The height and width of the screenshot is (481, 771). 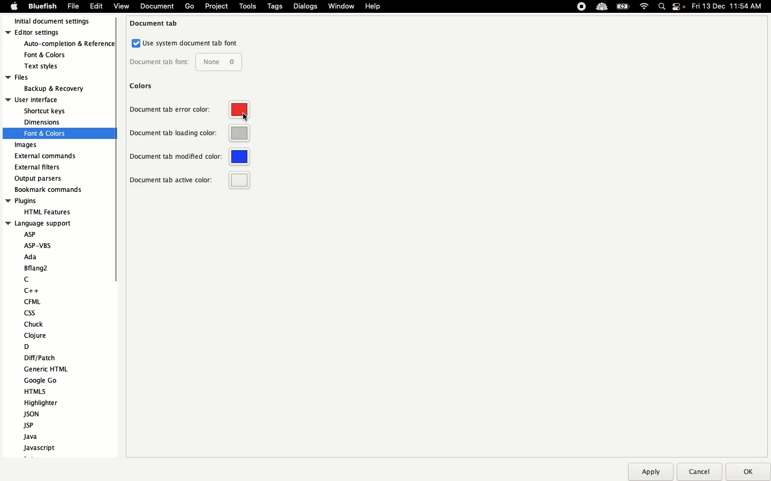 What do you see at coordinates (190, 157) in the screenshot?
I see `Document tab modified color` at bounding box center [190, 157].